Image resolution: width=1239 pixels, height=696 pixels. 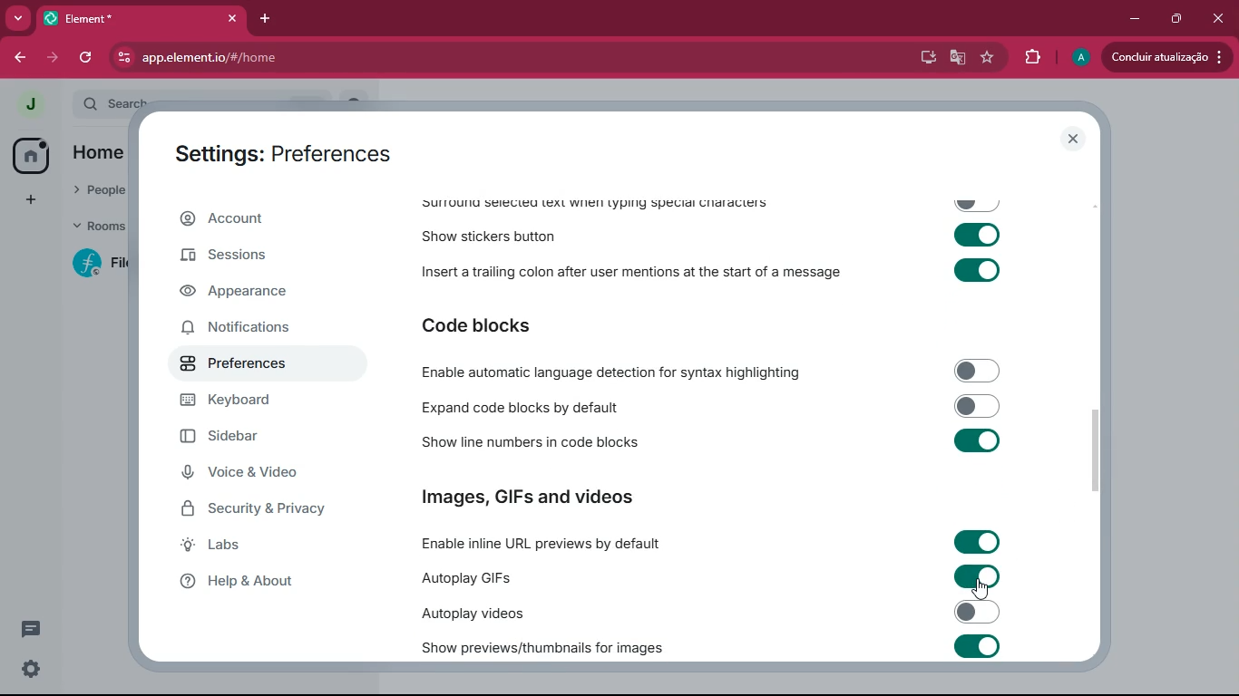 What do you see at coordinates (268, 475) in the screenshot?
I see `voice & video` at bounding box center [268, 475].